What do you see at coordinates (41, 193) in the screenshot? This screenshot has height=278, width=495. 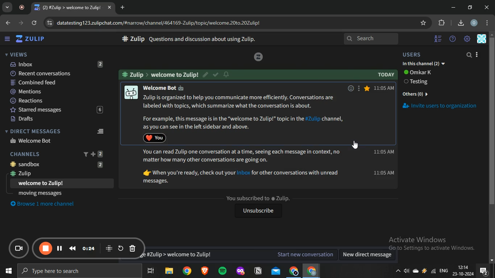 I see `moving messages` at bounding box center [41, 193].